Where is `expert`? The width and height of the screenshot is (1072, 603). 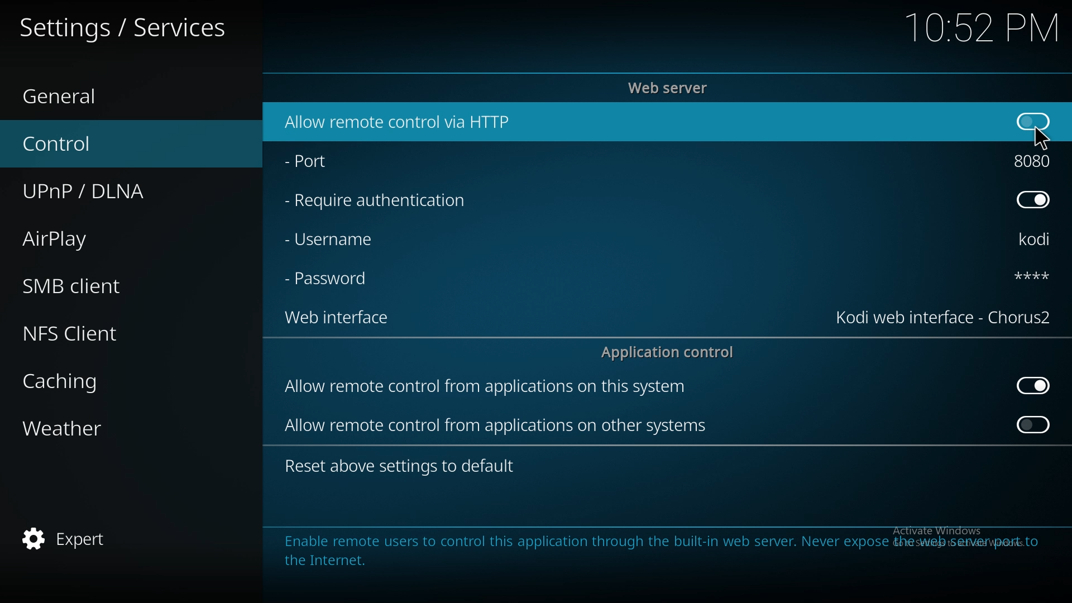 expert is located at coordinates (114, 537).